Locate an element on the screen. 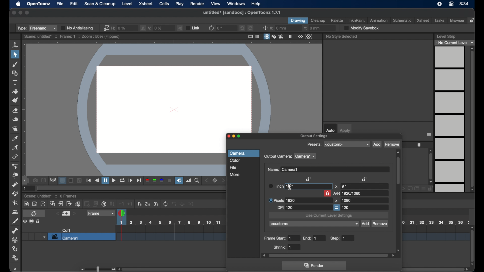 The height and width of the screenshot is (272, 484).  is located at coordinates (106, 181).